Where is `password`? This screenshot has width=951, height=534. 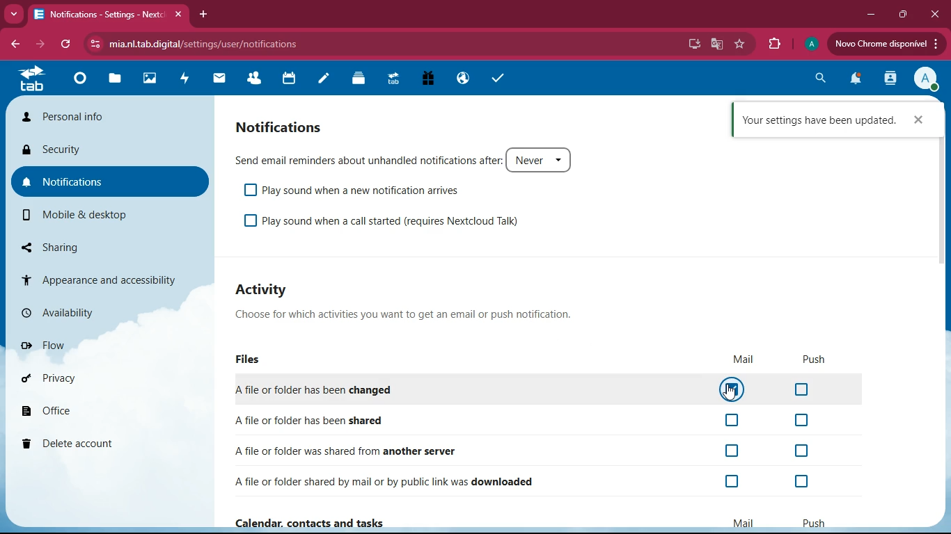 password is located at coordinates (674, 45).